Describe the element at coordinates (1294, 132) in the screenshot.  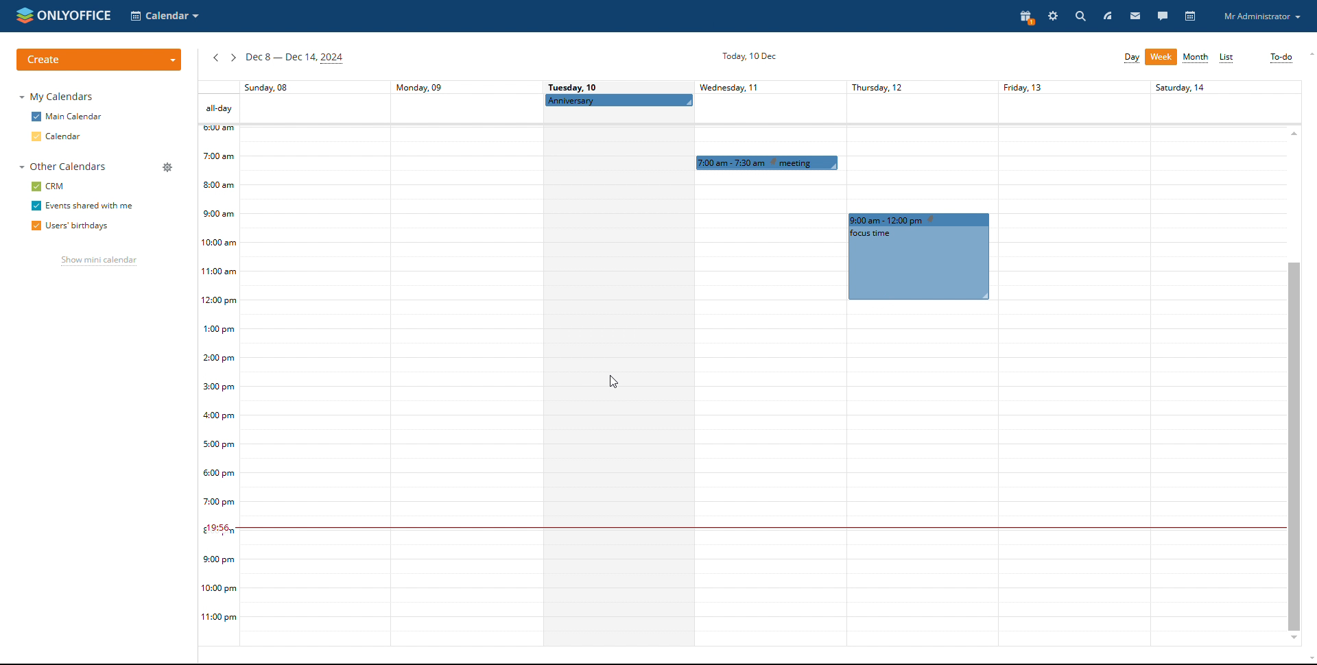
I see `scroll up` at that location.